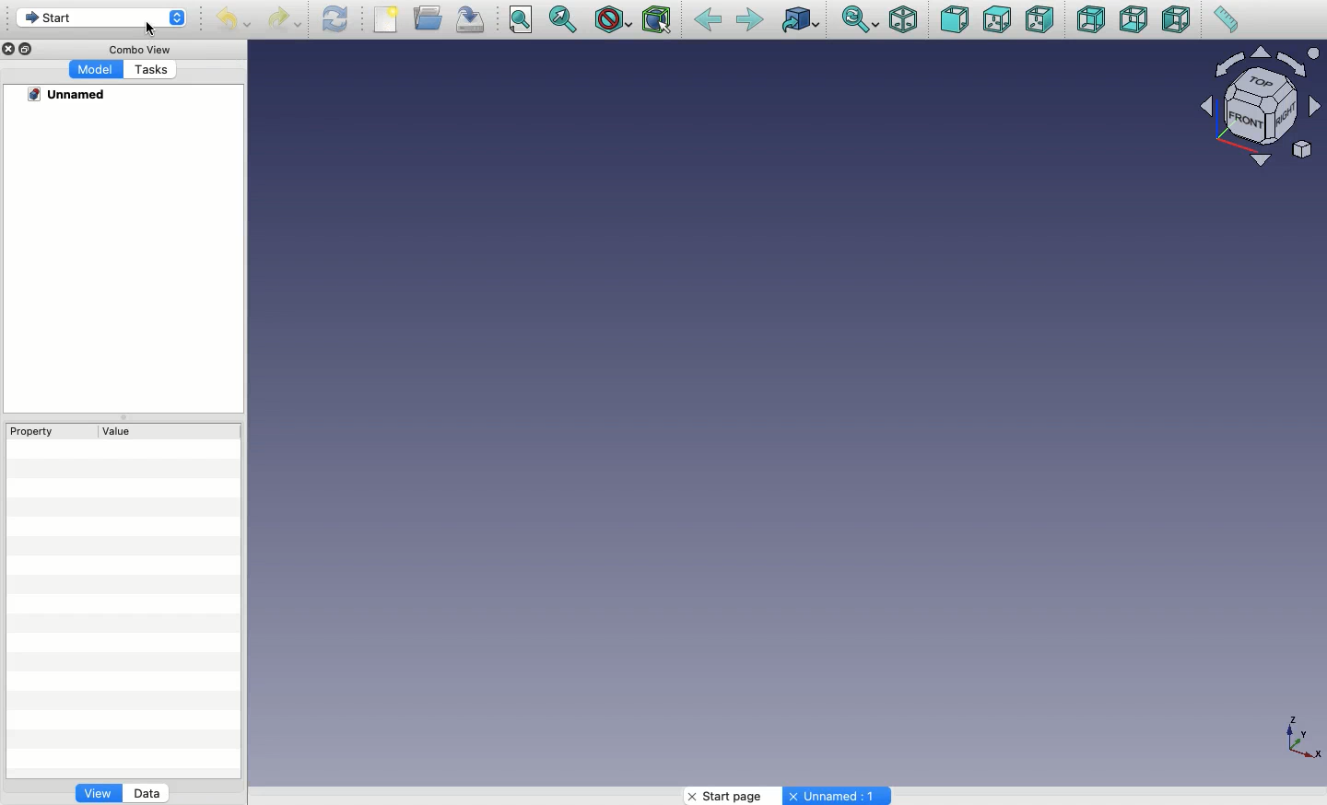  Describe the element at coordinates (800, 19) in the screenshot. I see `Go to linked object` at that location.